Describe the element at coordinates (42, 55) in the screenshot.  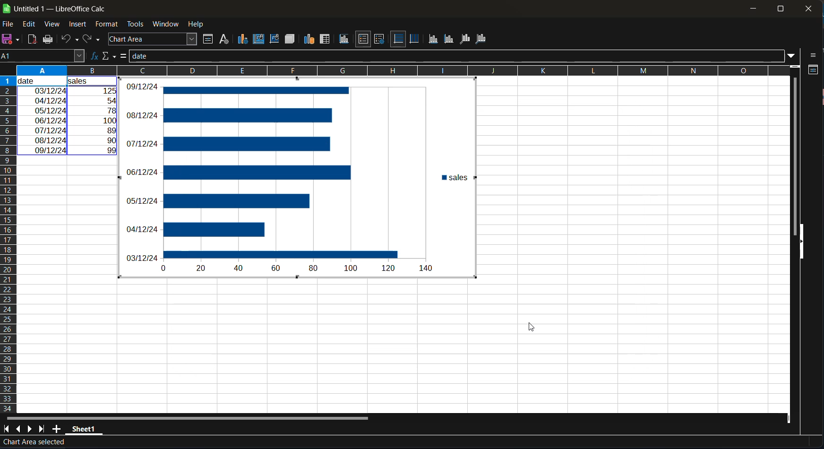
I see `name box` at that location.